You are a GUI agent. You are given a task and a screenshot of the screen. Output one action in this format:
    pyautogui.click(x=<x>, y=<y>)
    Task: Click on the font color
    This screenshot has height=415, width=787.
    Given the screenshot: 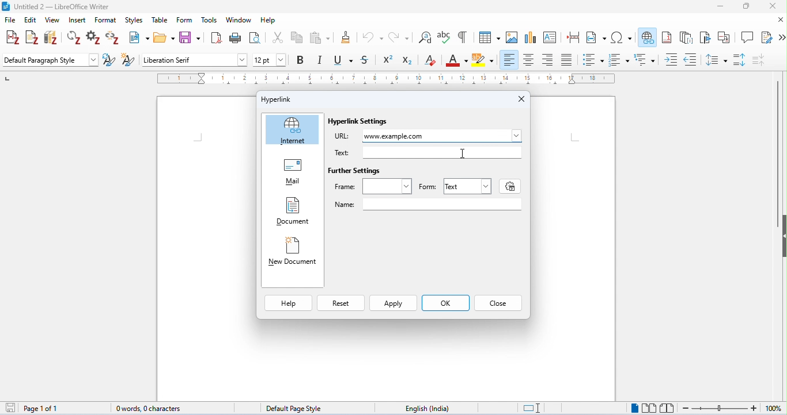 What is the action you would take?
    pyautogui.click(x=457, y=61)
    